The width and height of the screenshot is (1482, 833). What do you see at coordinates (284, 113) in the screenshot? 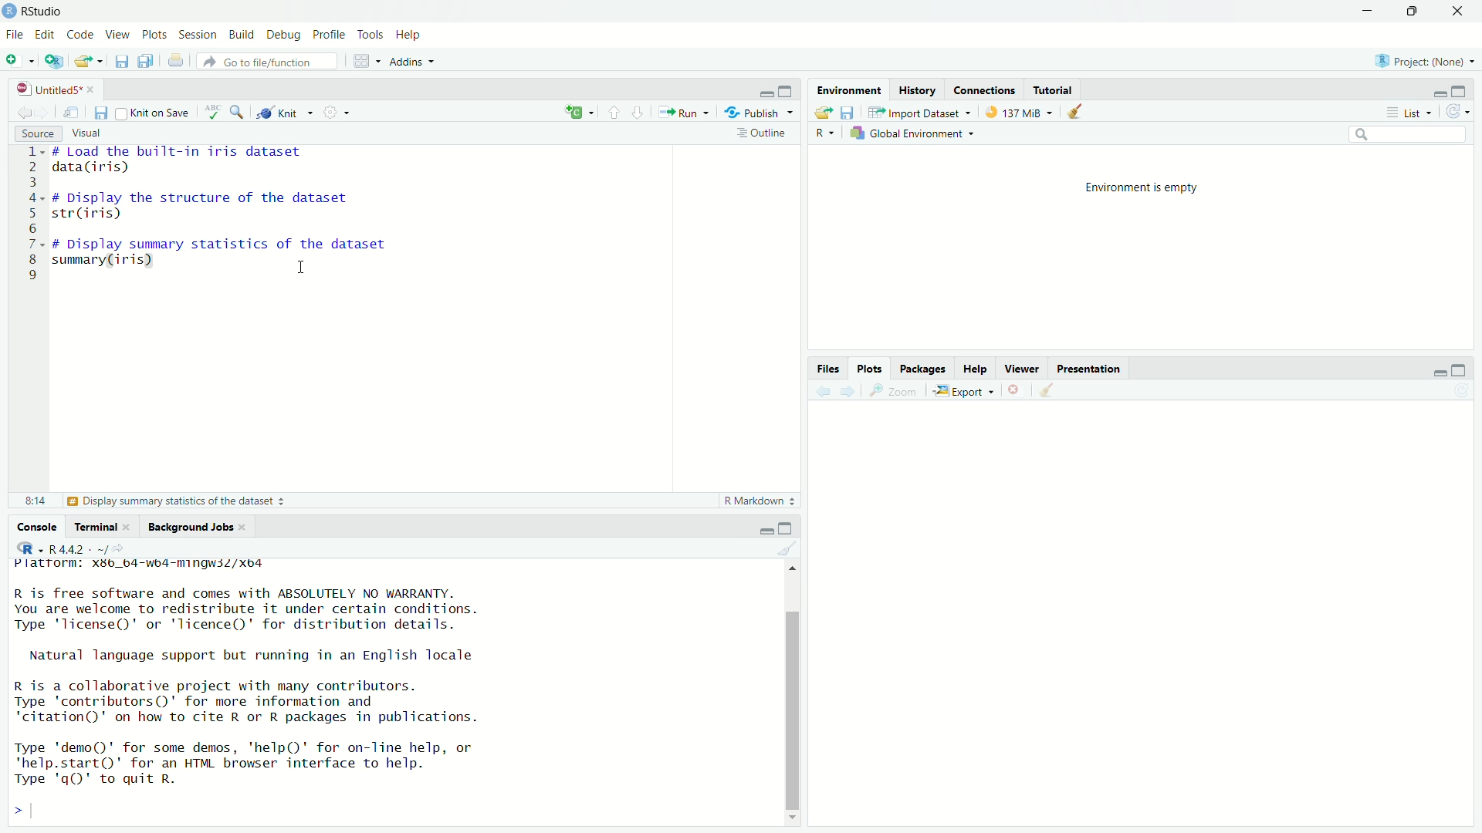
I see `Knit` at bounding box center [284, 113].